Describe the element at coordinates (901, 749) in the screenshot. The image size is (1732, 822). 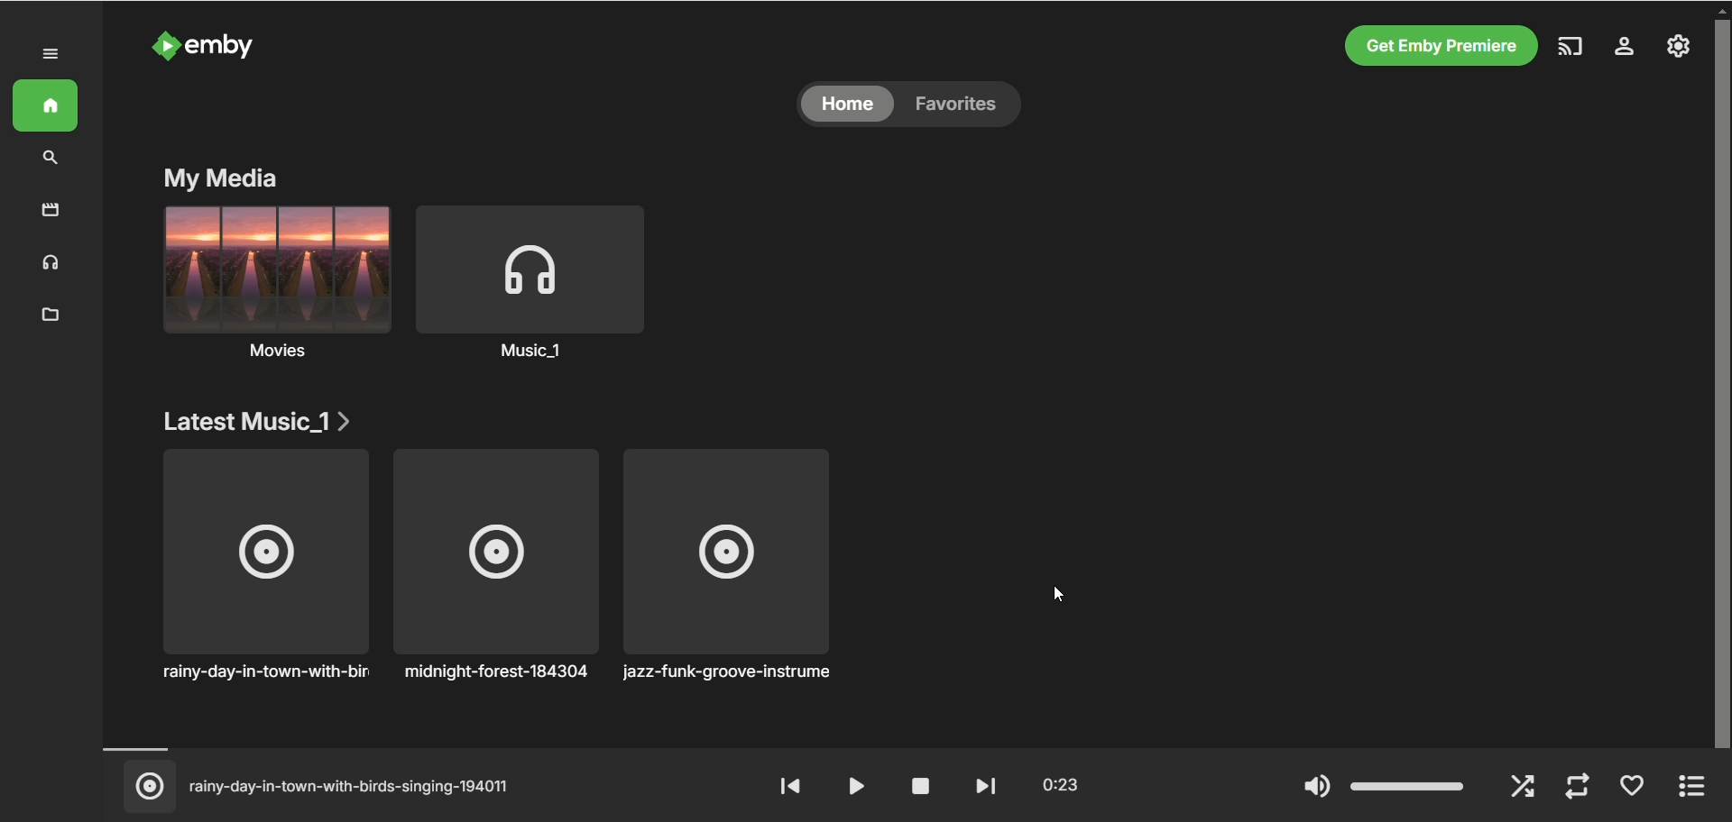
I see `timeline` at that location.